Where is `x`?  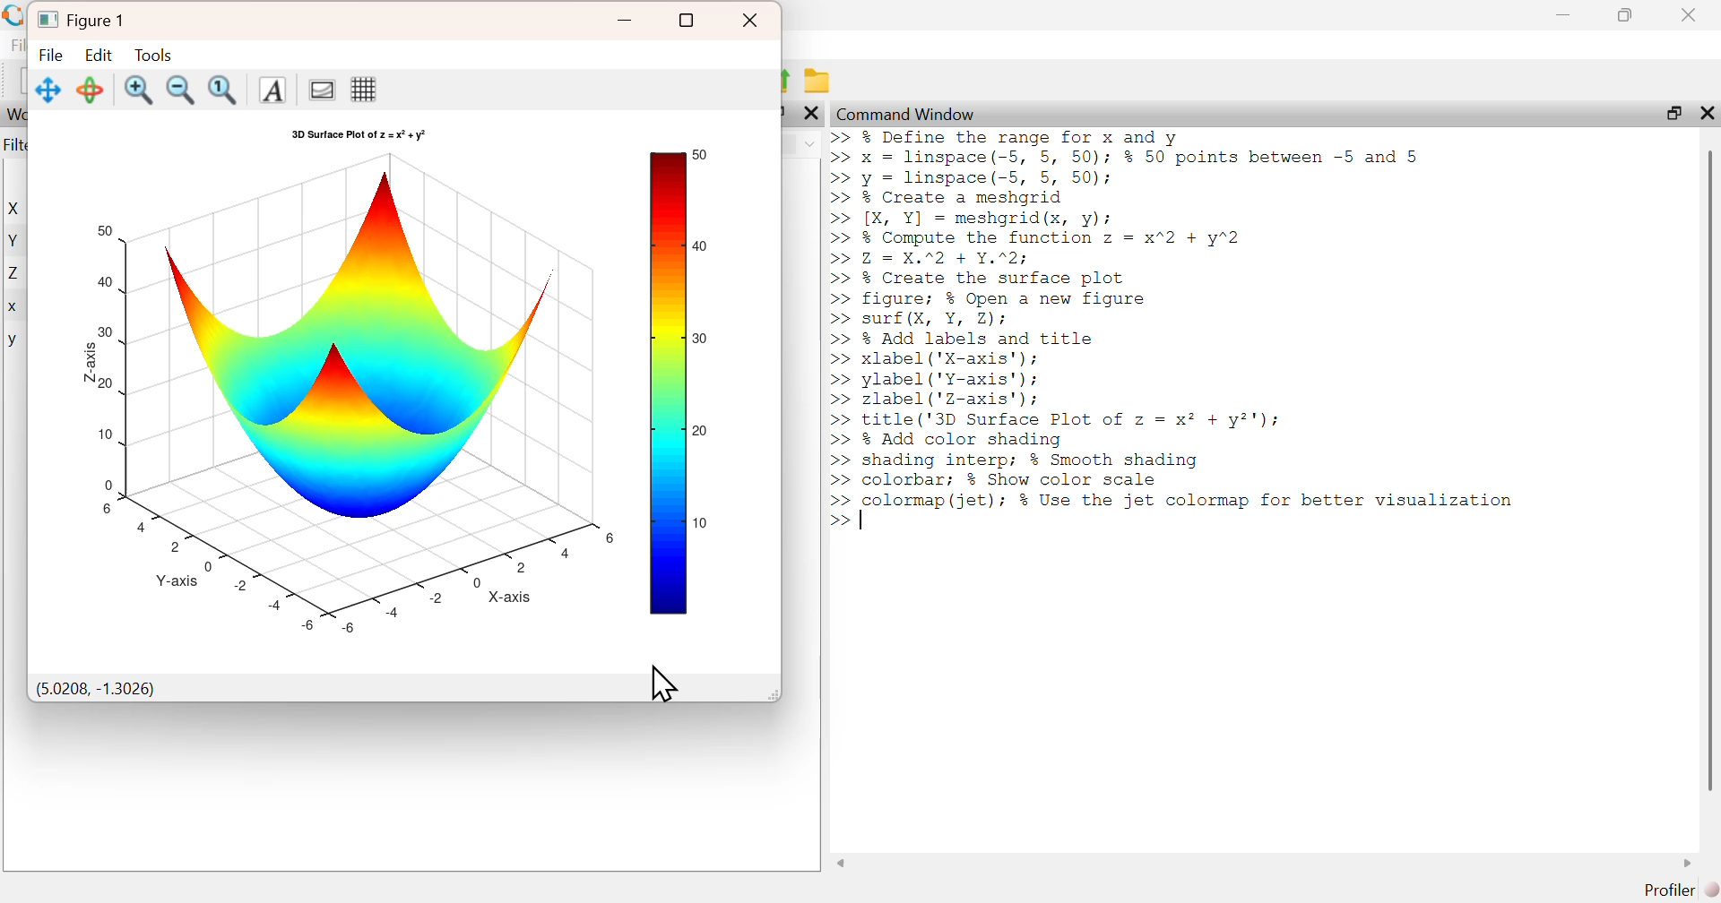 x is located at coordinates (14, 308).